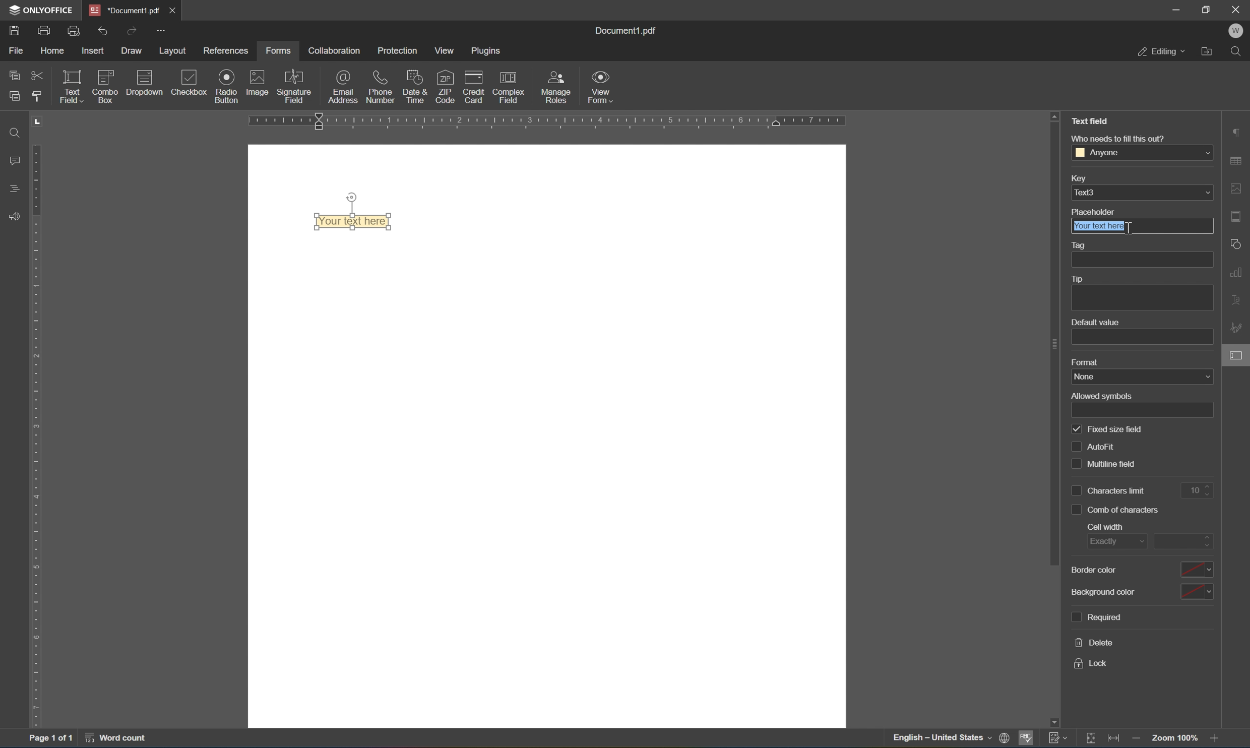  I want to click on signature settings, so click(1237, 329).